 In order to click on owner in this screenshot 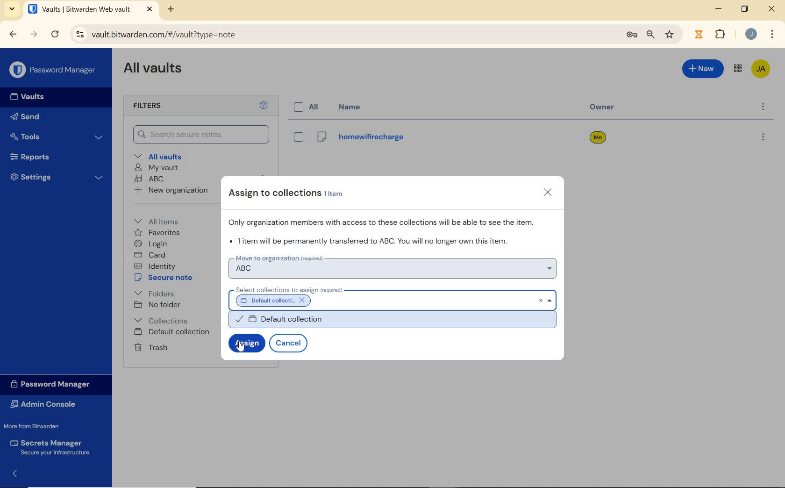, I will do `click(605, 108)`.